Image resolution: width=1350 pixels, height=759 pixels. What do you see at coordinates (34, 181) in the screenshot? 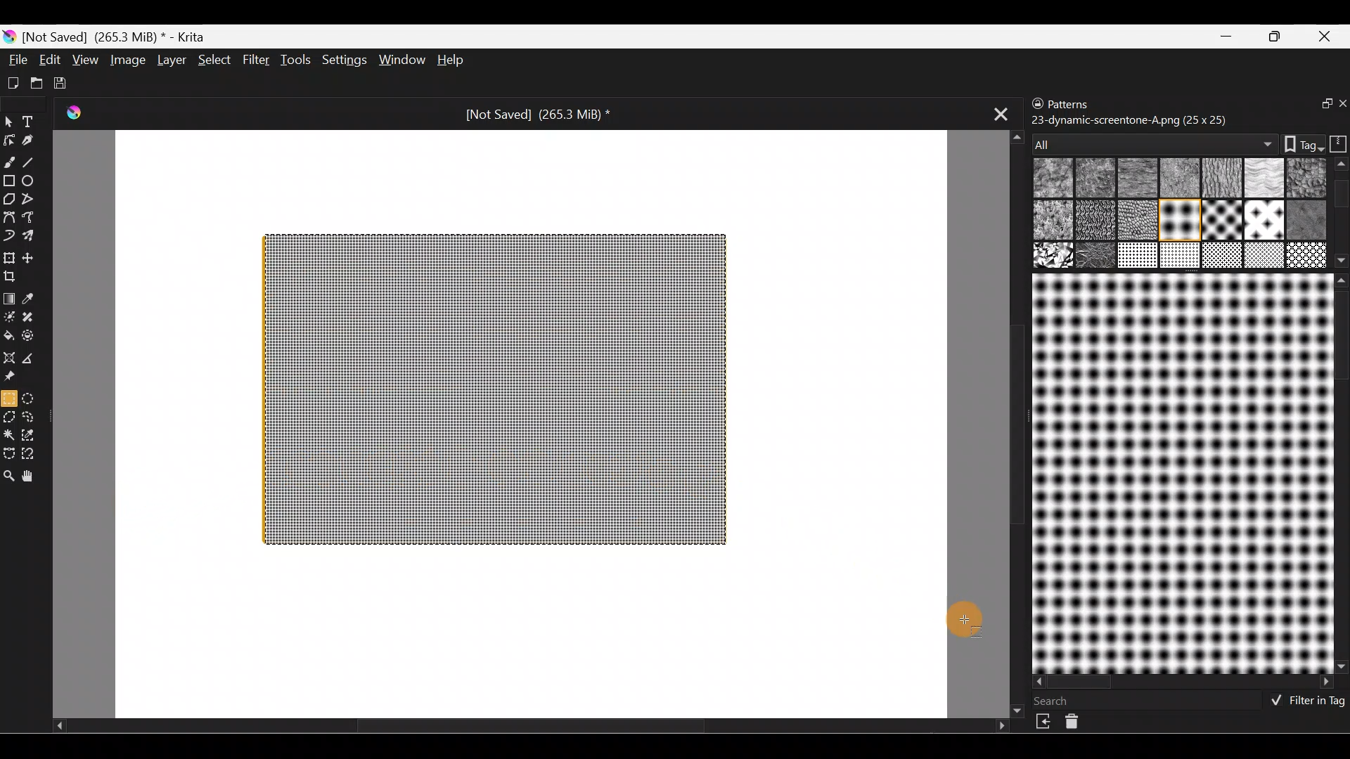
I see `Ellipse tool` at bounding box center [34, 181].